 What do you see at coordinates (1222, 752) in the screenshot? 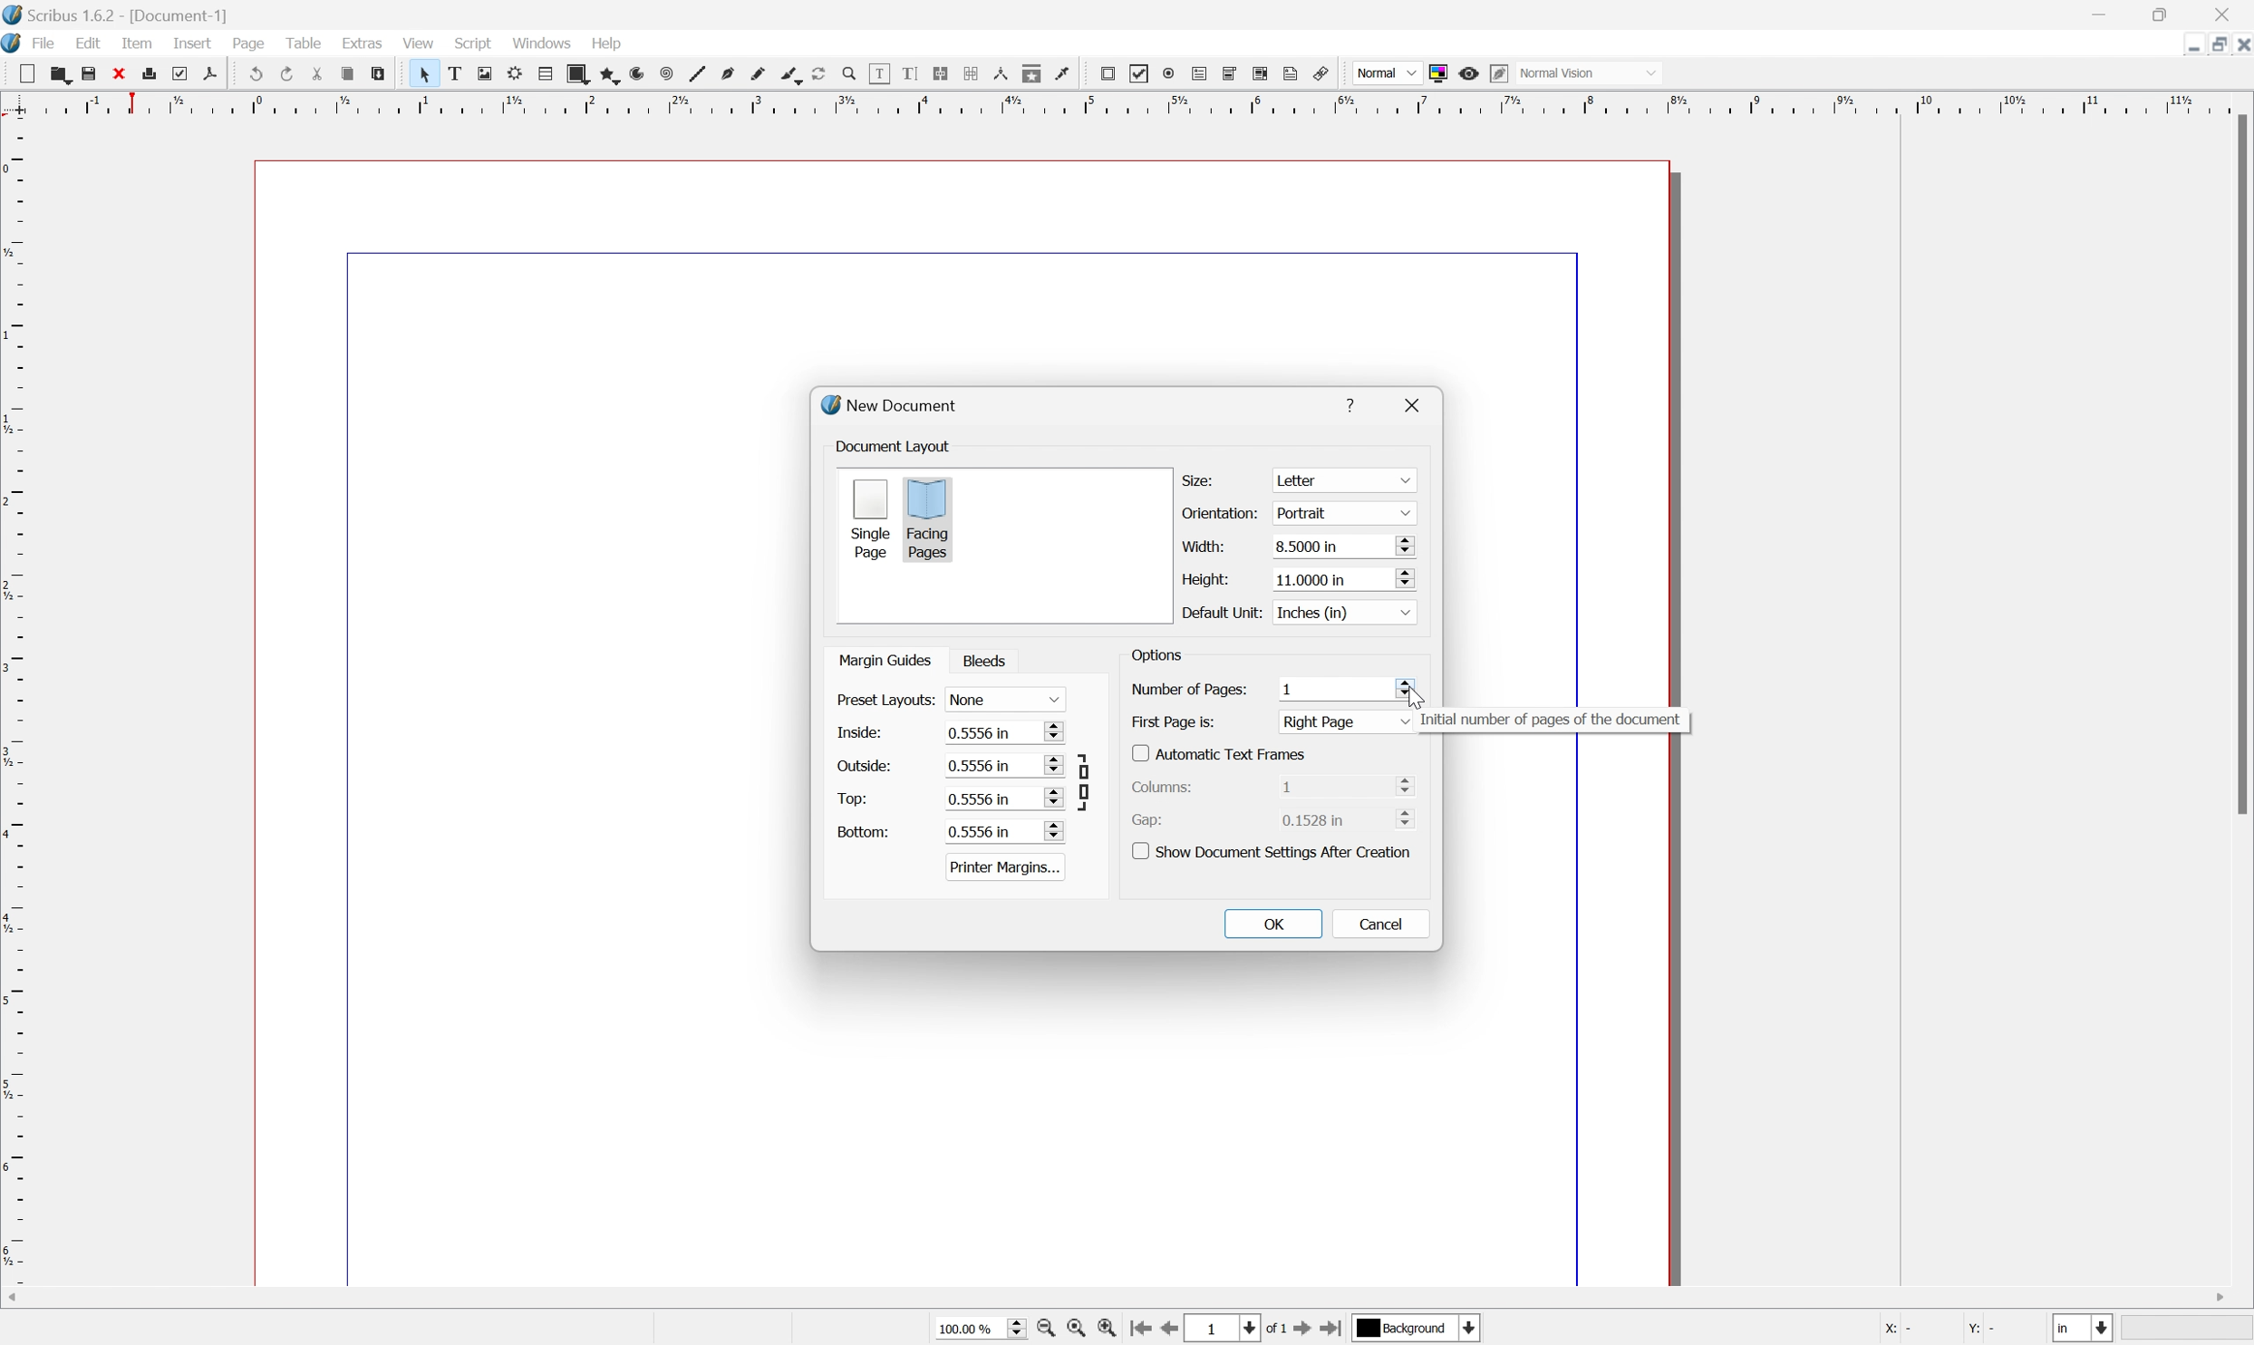
I see `automatic text frames` at bounding box center [1222, 752].